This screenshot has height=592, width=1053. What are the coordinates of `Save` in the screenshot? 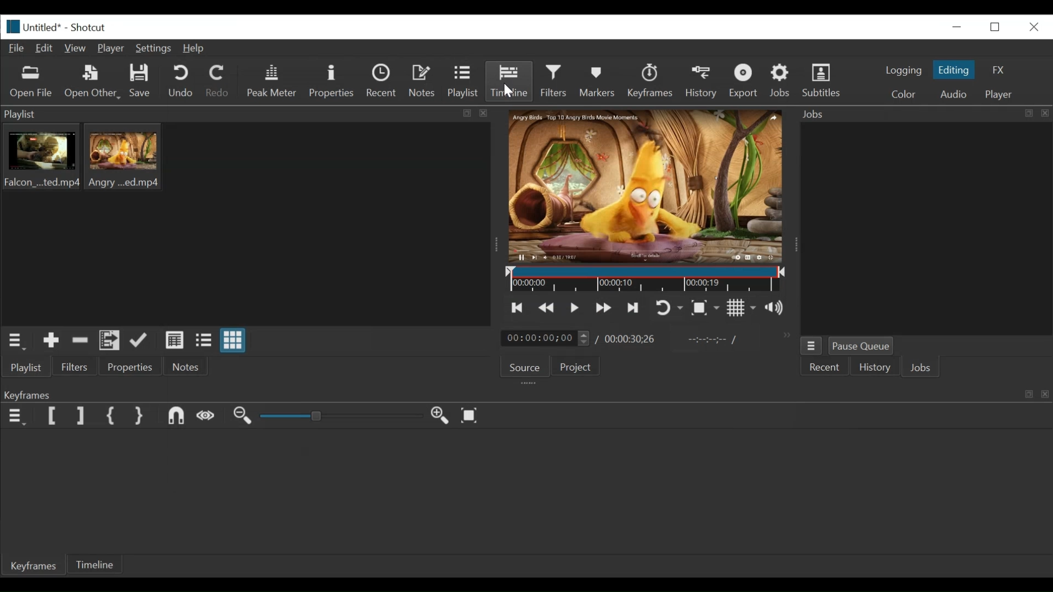 It's located at (140, 82).